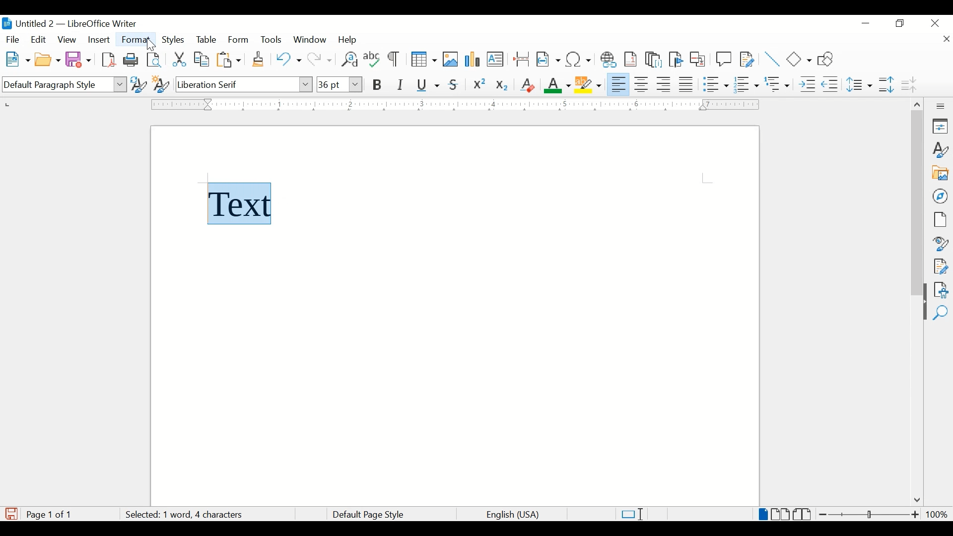  Describe the element at coordinates (428, 85) in the screenshot. I see `underline` at that location.